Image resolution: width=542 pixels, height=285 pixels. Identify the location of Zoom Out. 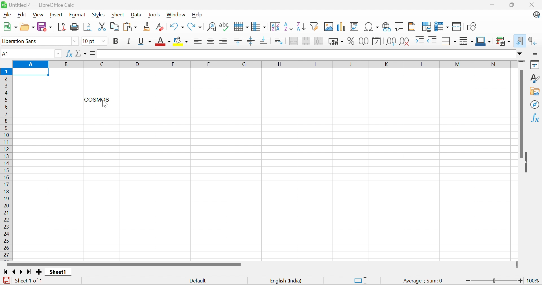
(467, 281).